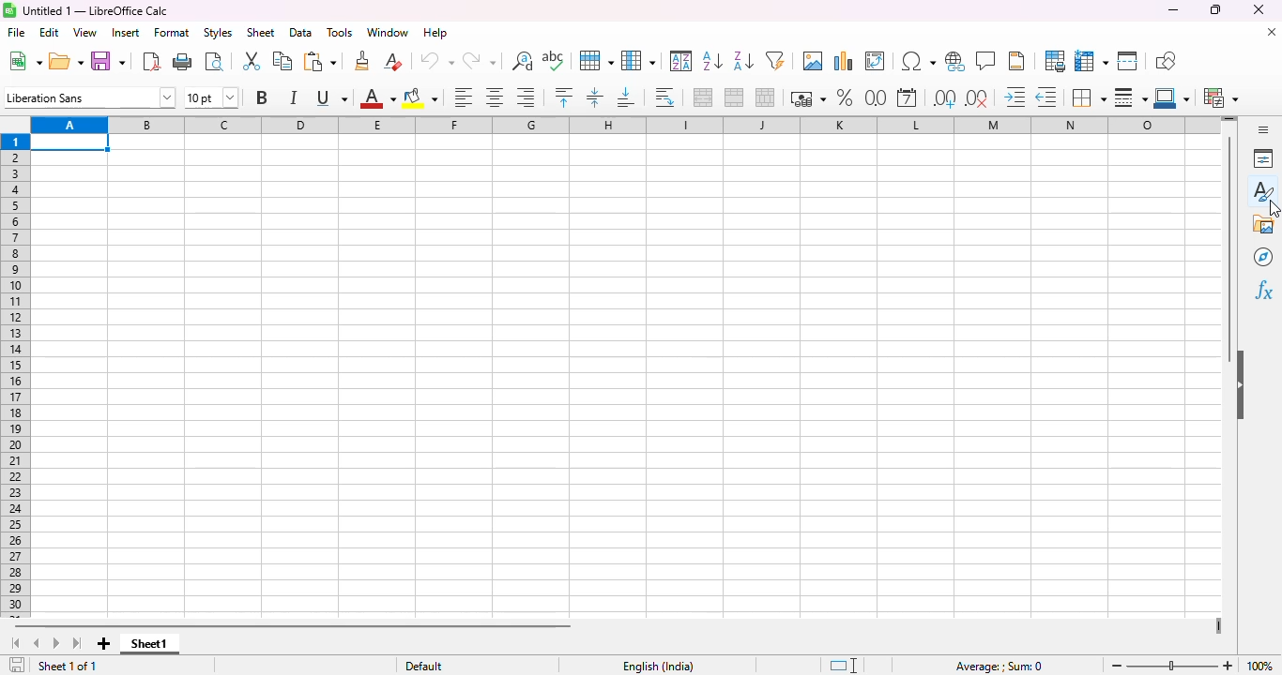 This screenshot has height=675, width=1282. I want to click on export directly as PDF, so click(152, 61).